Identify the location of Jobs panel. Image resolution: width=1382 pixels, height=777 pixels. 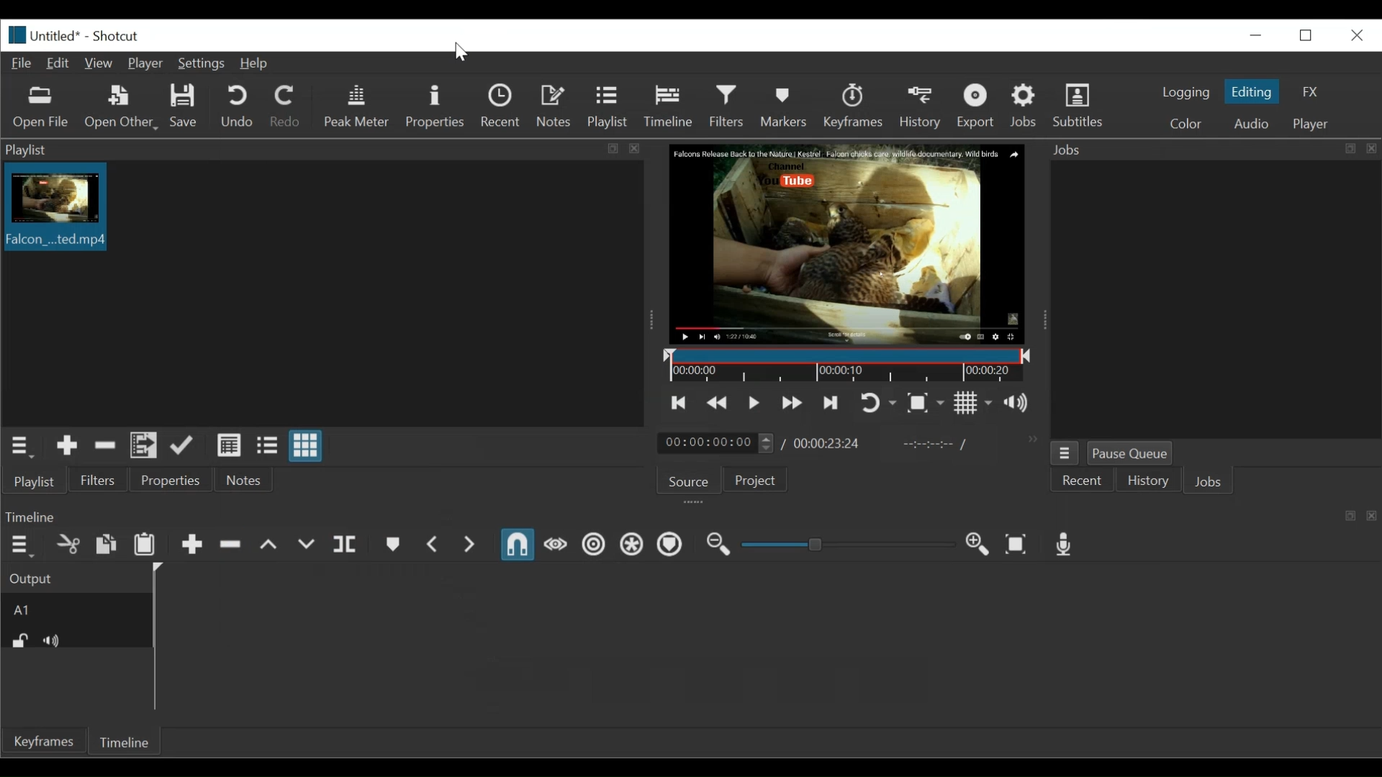
(1212, 302).